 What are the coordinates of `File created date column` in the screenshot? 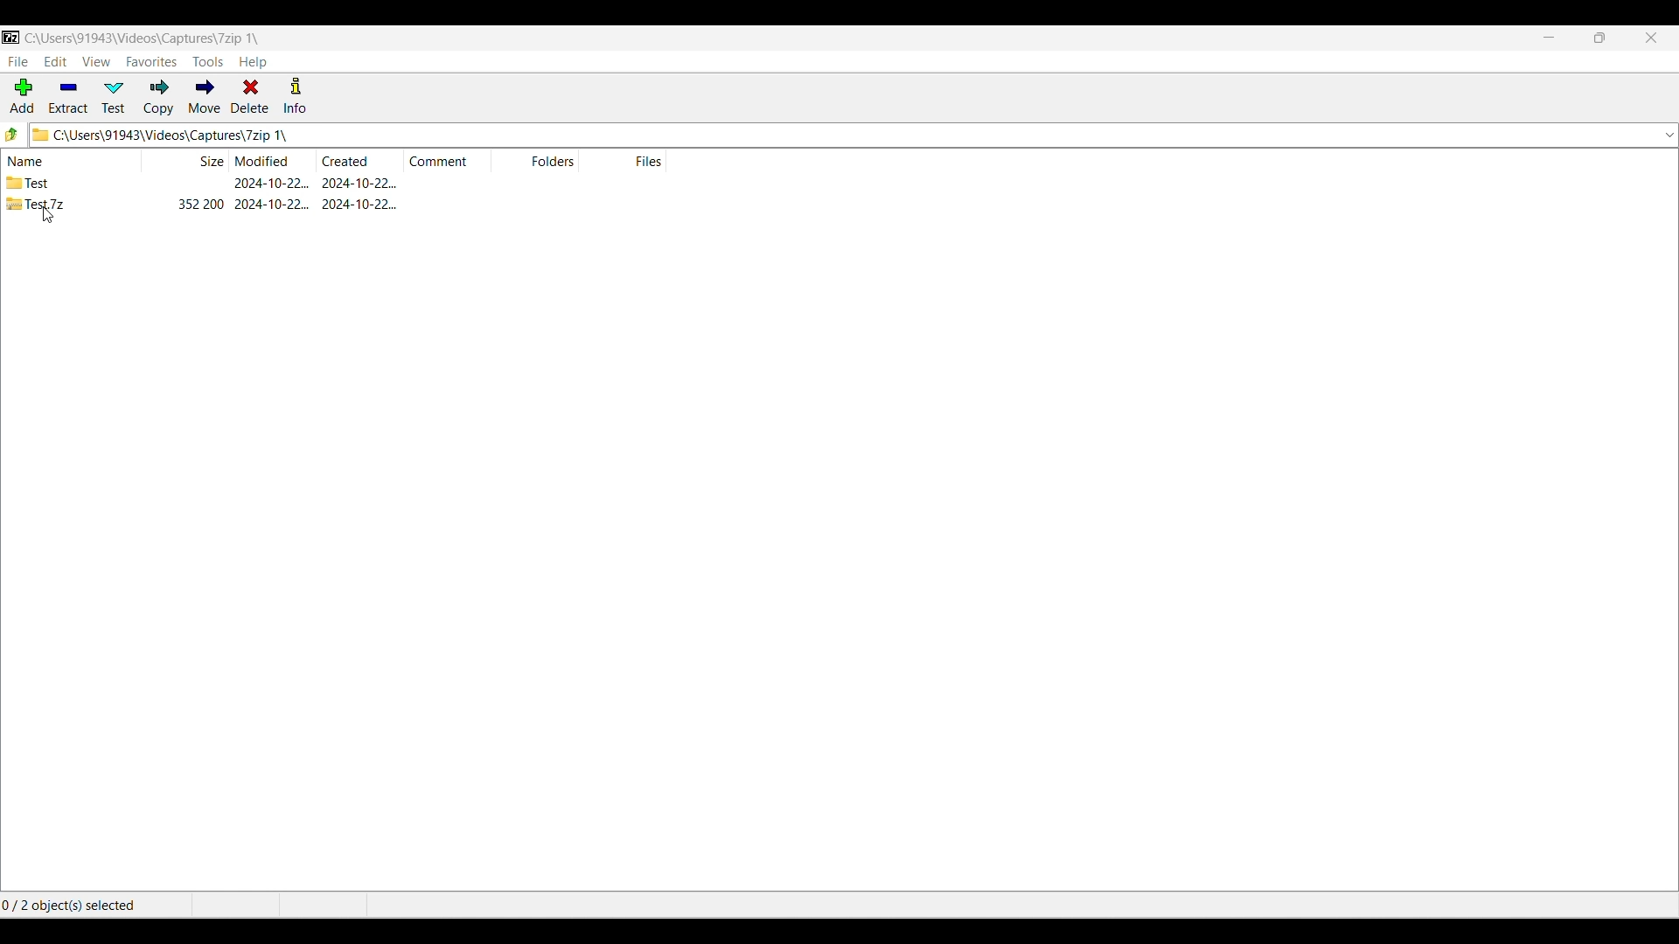 It's located at (345, 159).